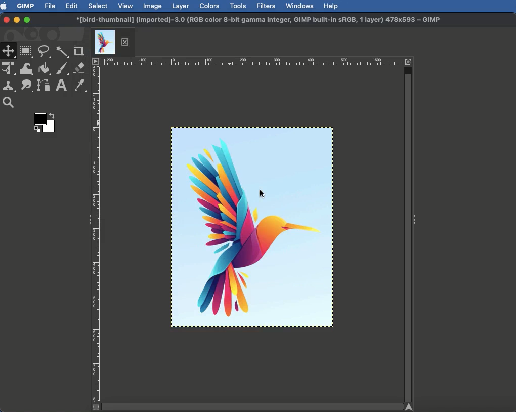 This screenshot has height=412, width=516. What do you see at coordinates (259, 18) in the screenshot?
I see `*[bird-thumbnail] (imported)-3.0 (RGB color 8-bit gamma integer. GIMP built-in SRGB. 1 layer) 720x893 ~ GIMP` at bounding box center [259, 18].